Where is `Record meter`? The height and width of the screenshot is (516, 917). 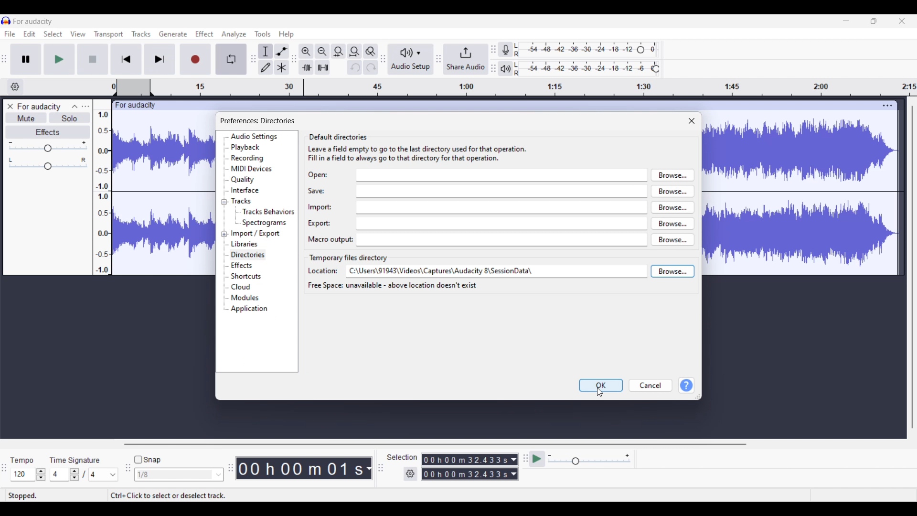 Record meter is located at coordinates (505, 49).